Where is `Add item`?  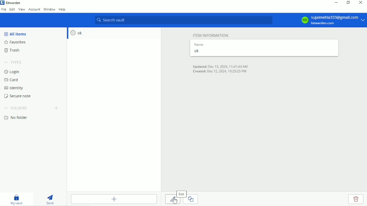
Add item is located at coordinates (113, 199).